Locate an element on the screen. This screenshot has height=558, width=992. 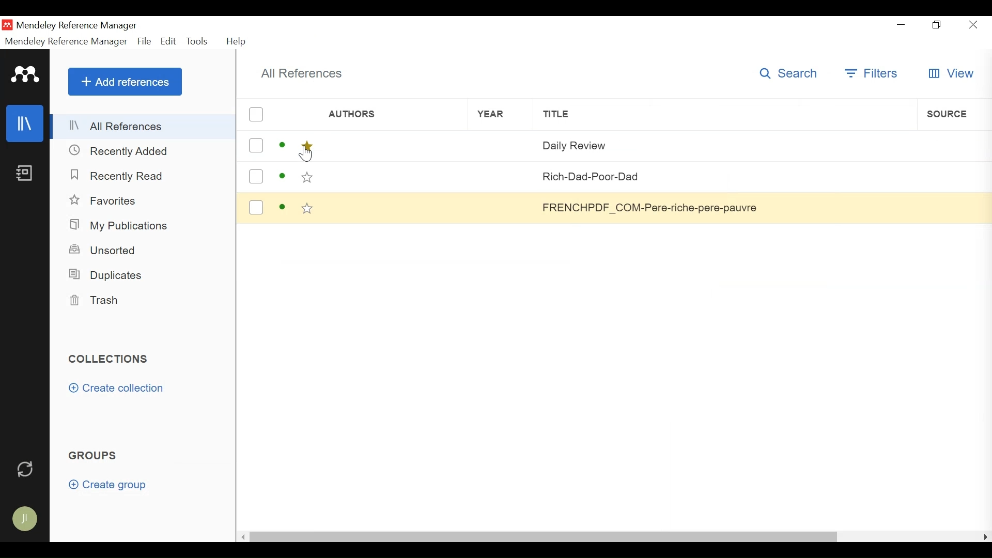
Avatar is located at coordinates (24, 520).